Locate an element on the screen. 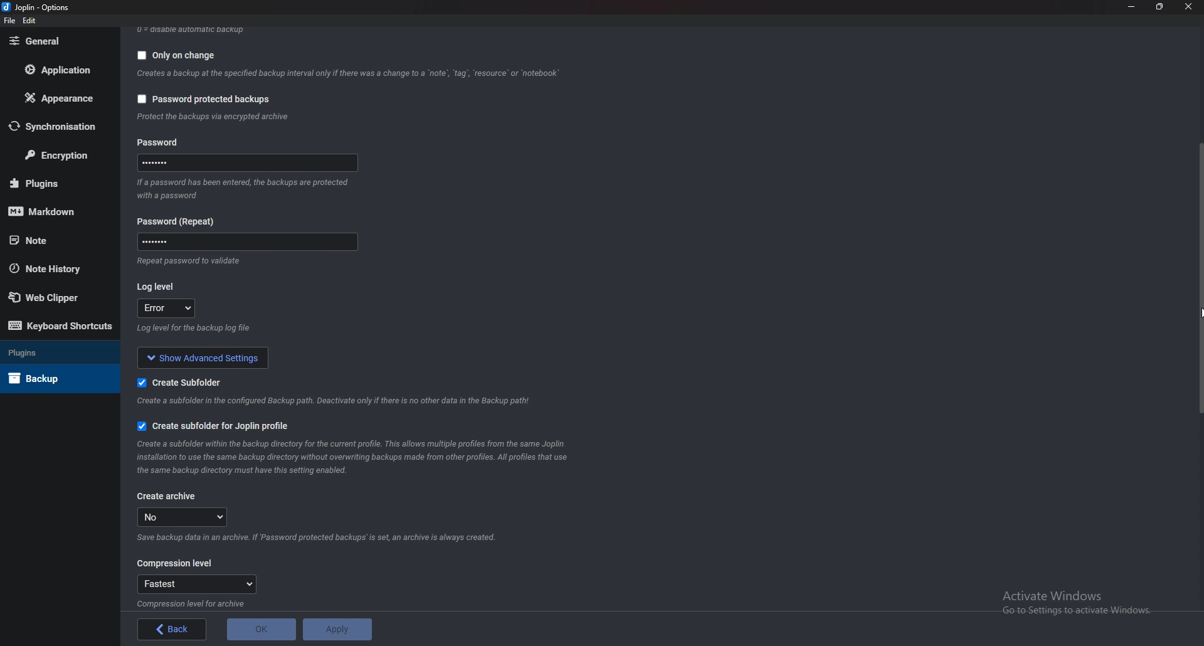 The height and width of the screenshot is (646, 1204). Info is located at coordinates (196, 603).